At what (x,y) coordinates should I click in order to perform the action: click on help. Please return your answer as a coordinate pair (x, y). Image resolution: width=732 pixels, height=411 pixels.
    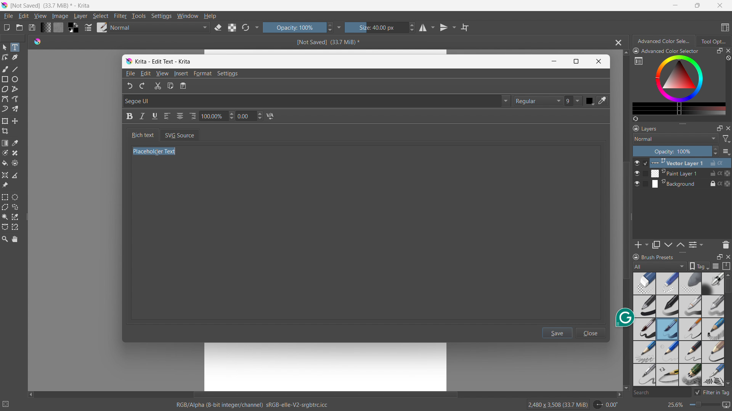
    Looking at the image, I should click on (210, 16).